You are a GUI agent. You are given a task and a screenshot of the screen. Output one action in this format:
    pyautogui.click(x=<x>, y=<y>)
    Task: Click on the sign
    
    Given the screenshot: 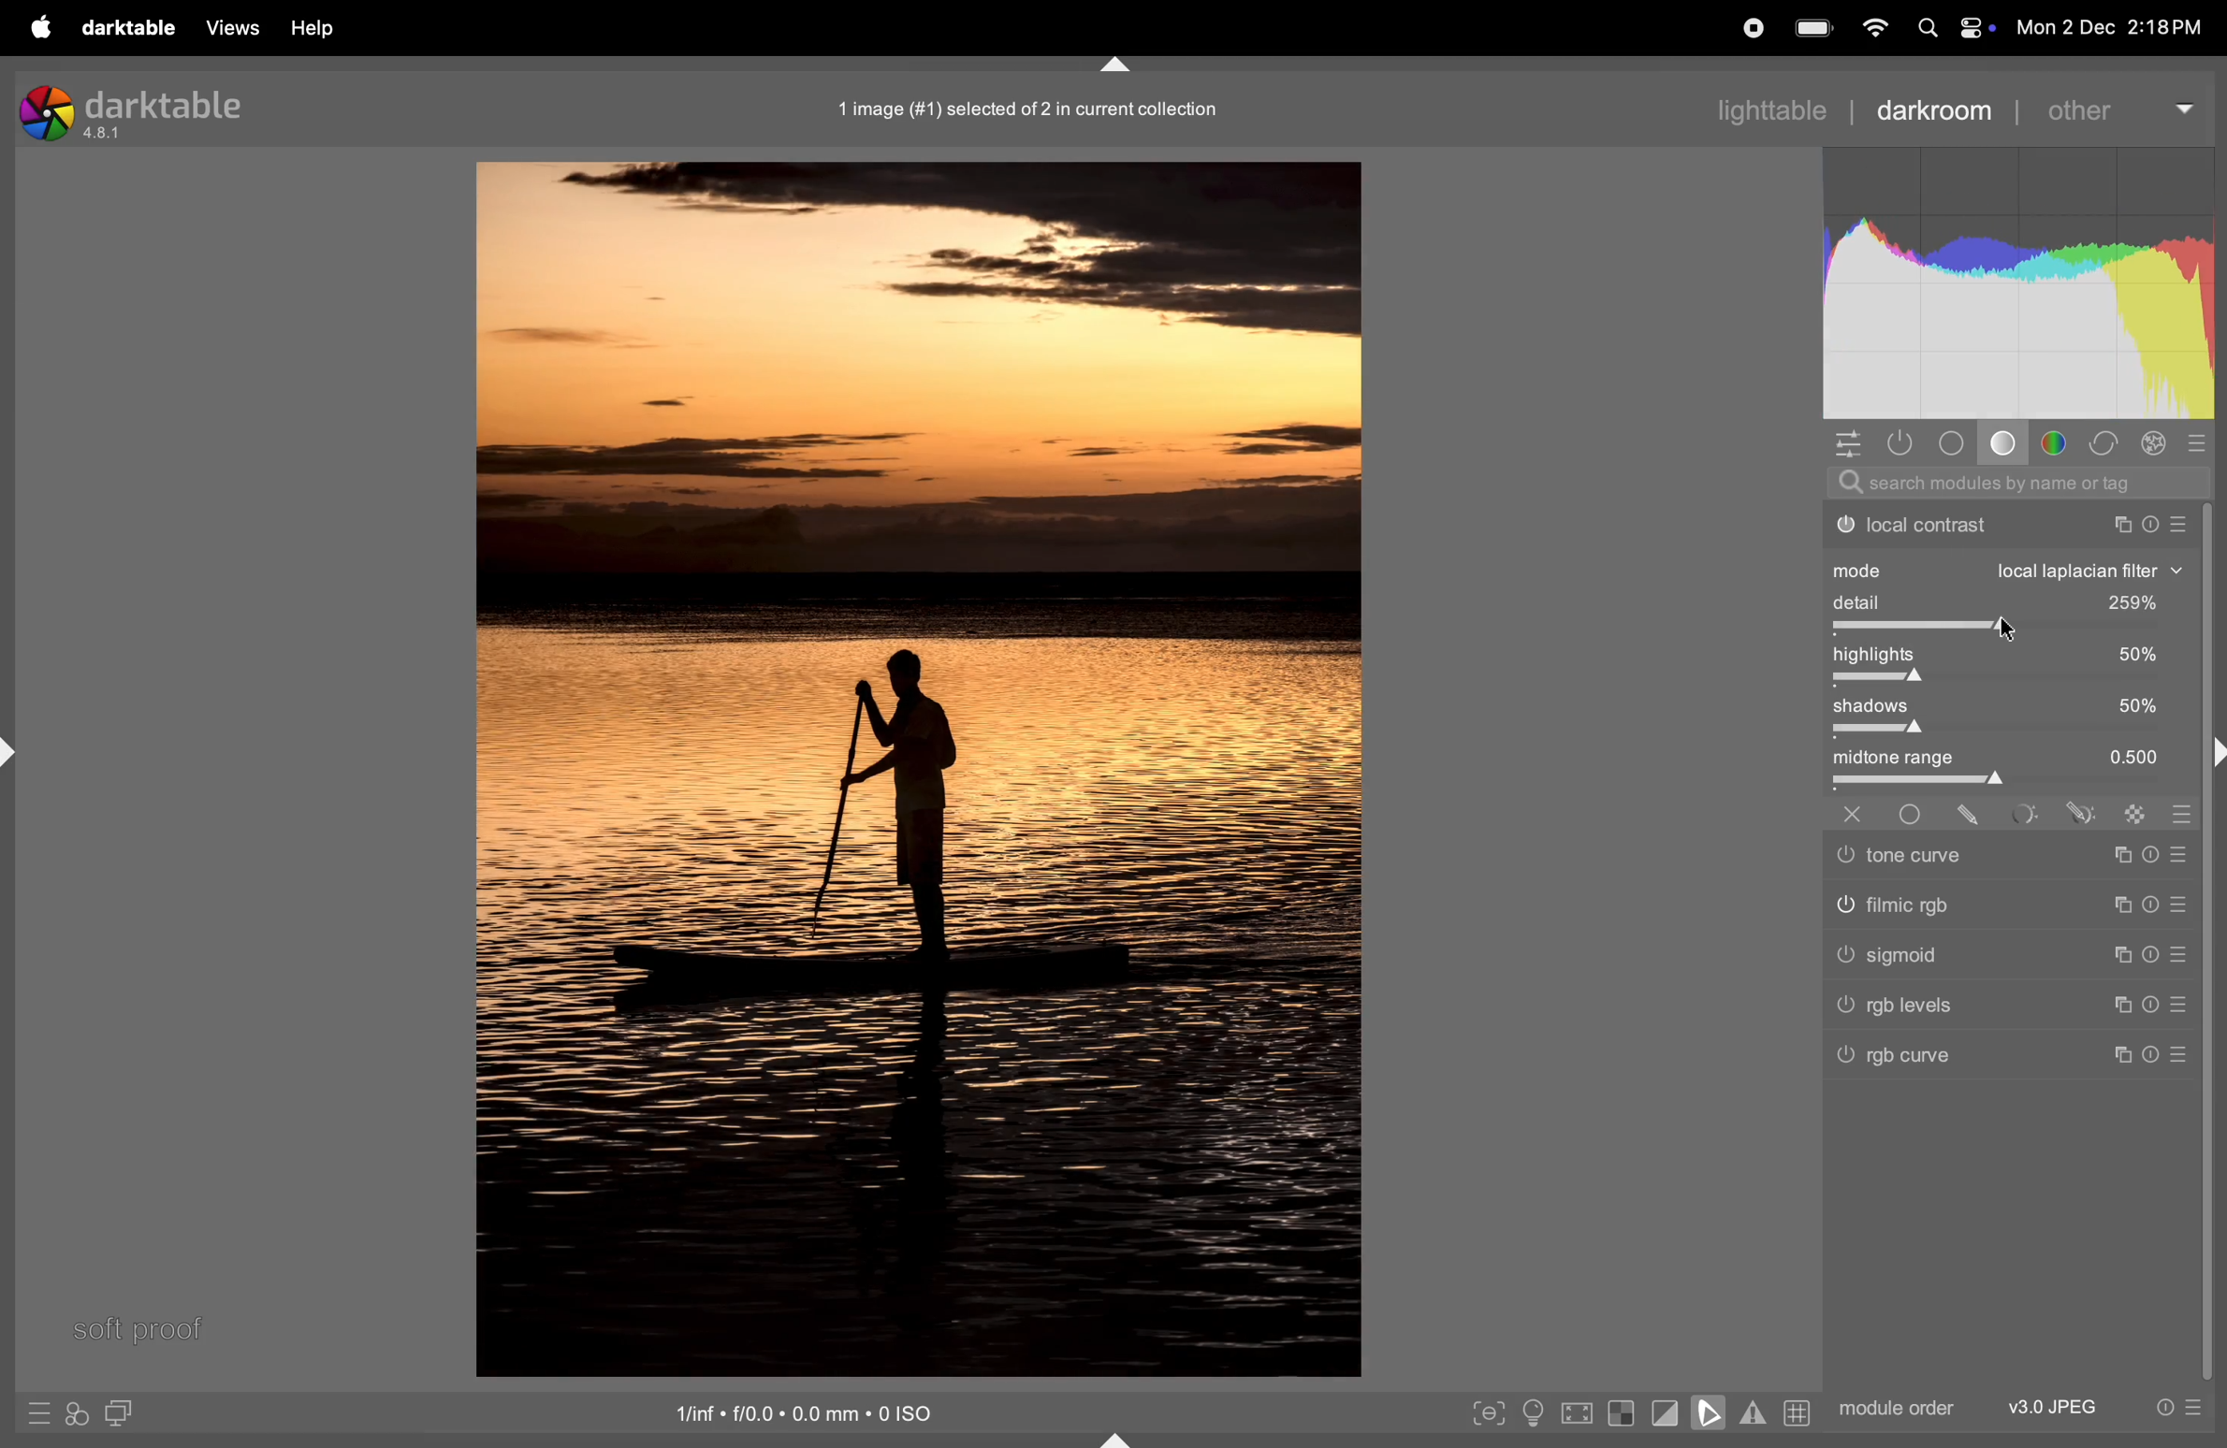 What is the action you would take?
    pyautogui.click(x=2202, y=442)
    